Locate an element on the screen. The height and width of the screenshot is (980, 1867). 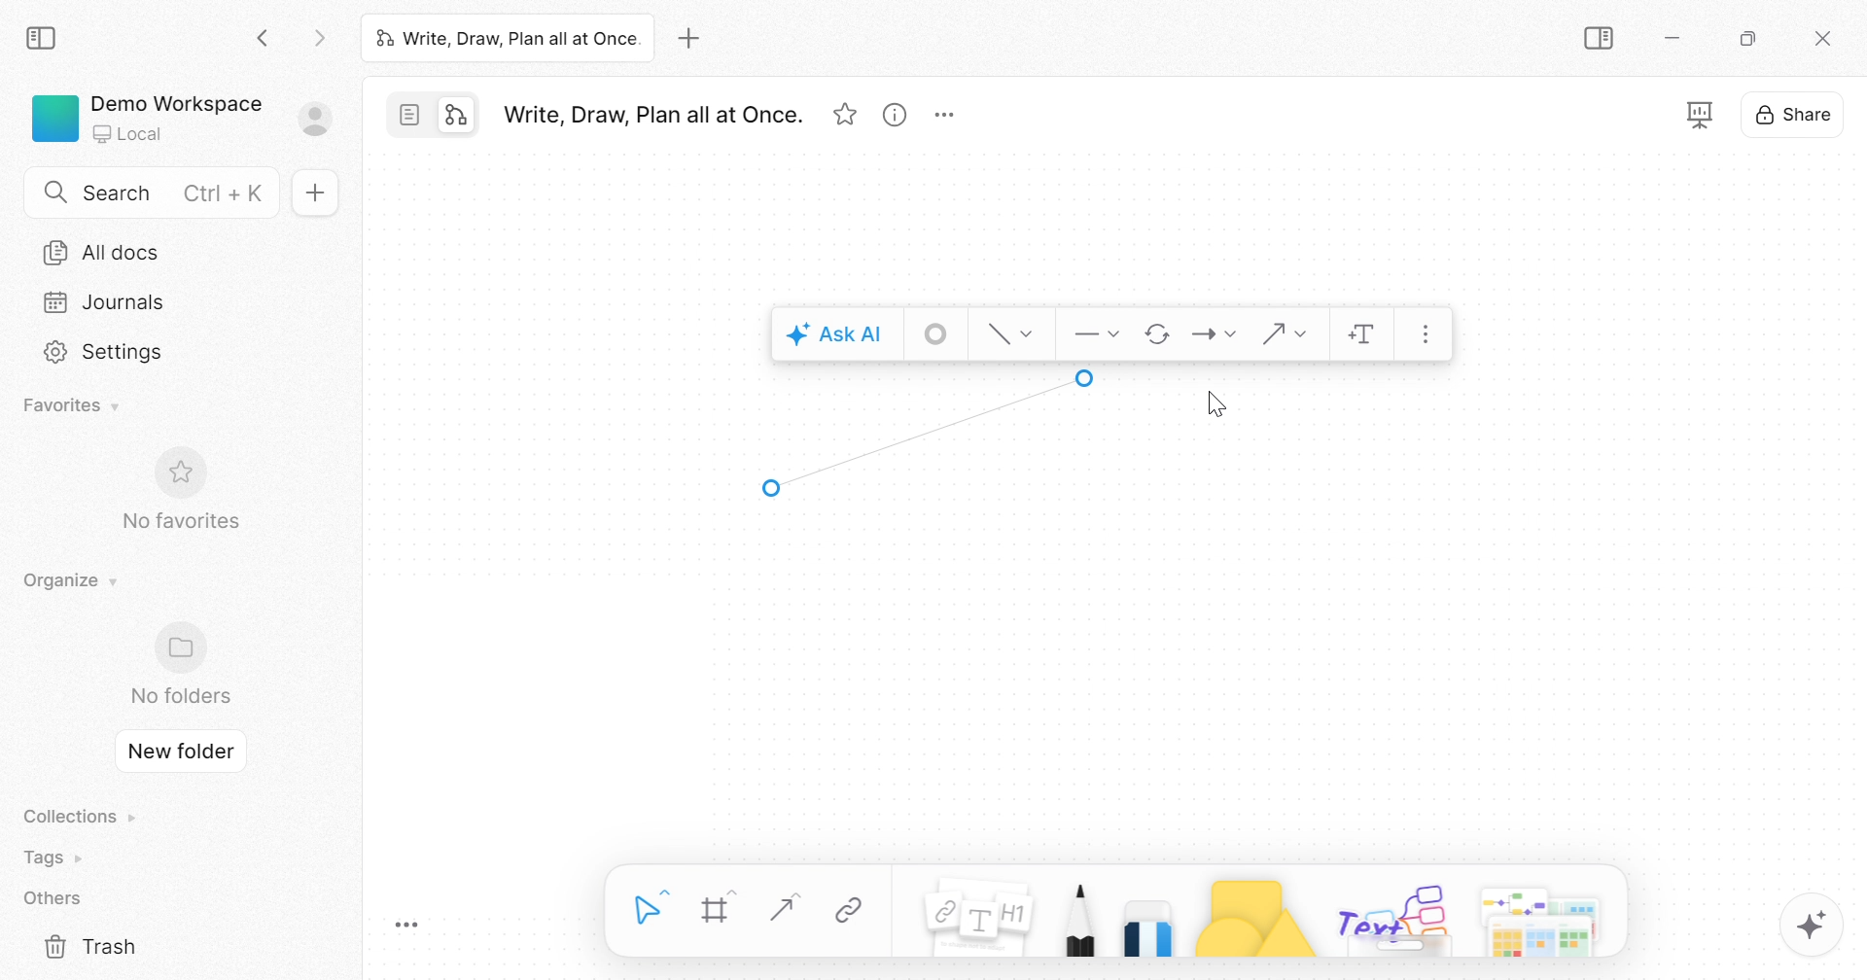
View info is located at coordinates (894, 119).